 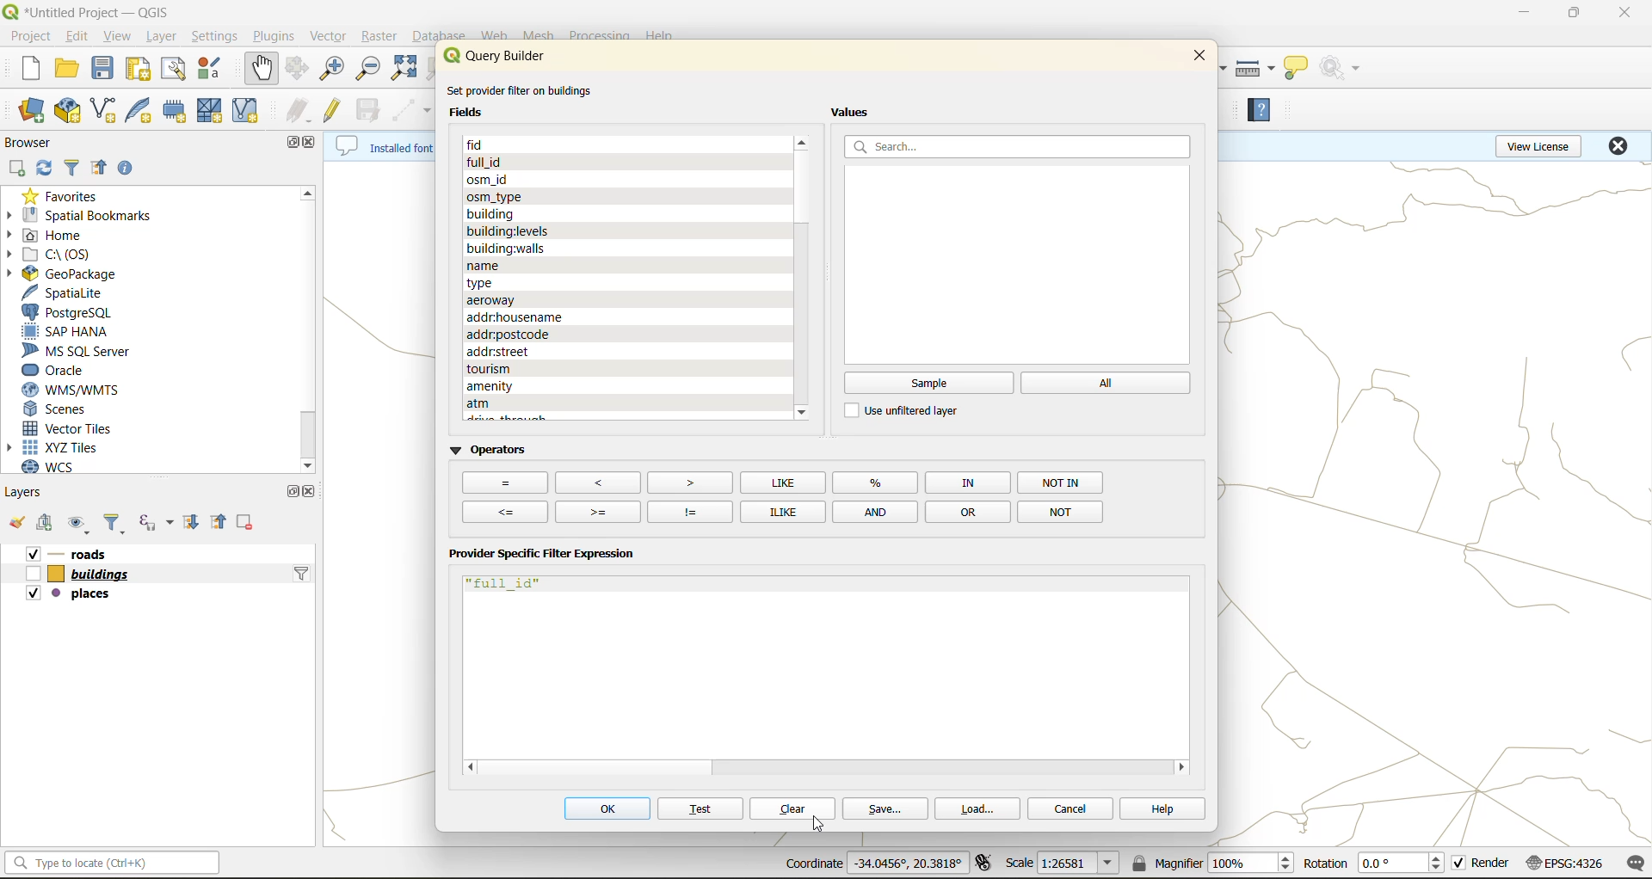 What do you see at coordinates (249, 113) in the screenshot?
I see `new virtual layer` at bounding box center [249, 113].